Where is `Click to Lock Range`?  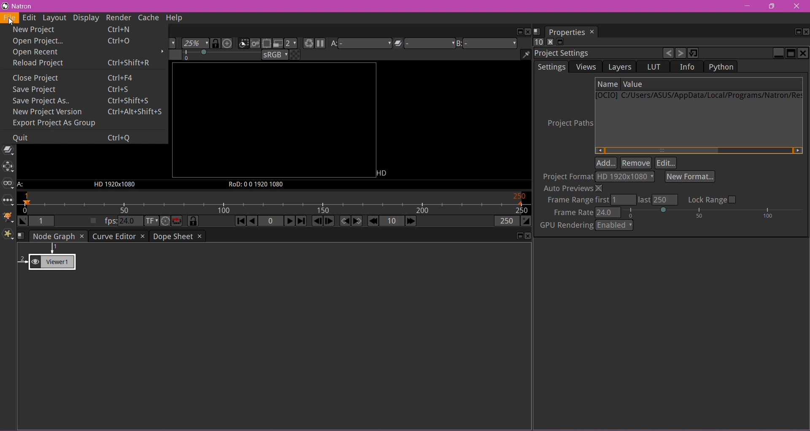 Click to Lock Range is located at coordinates (712, 199).